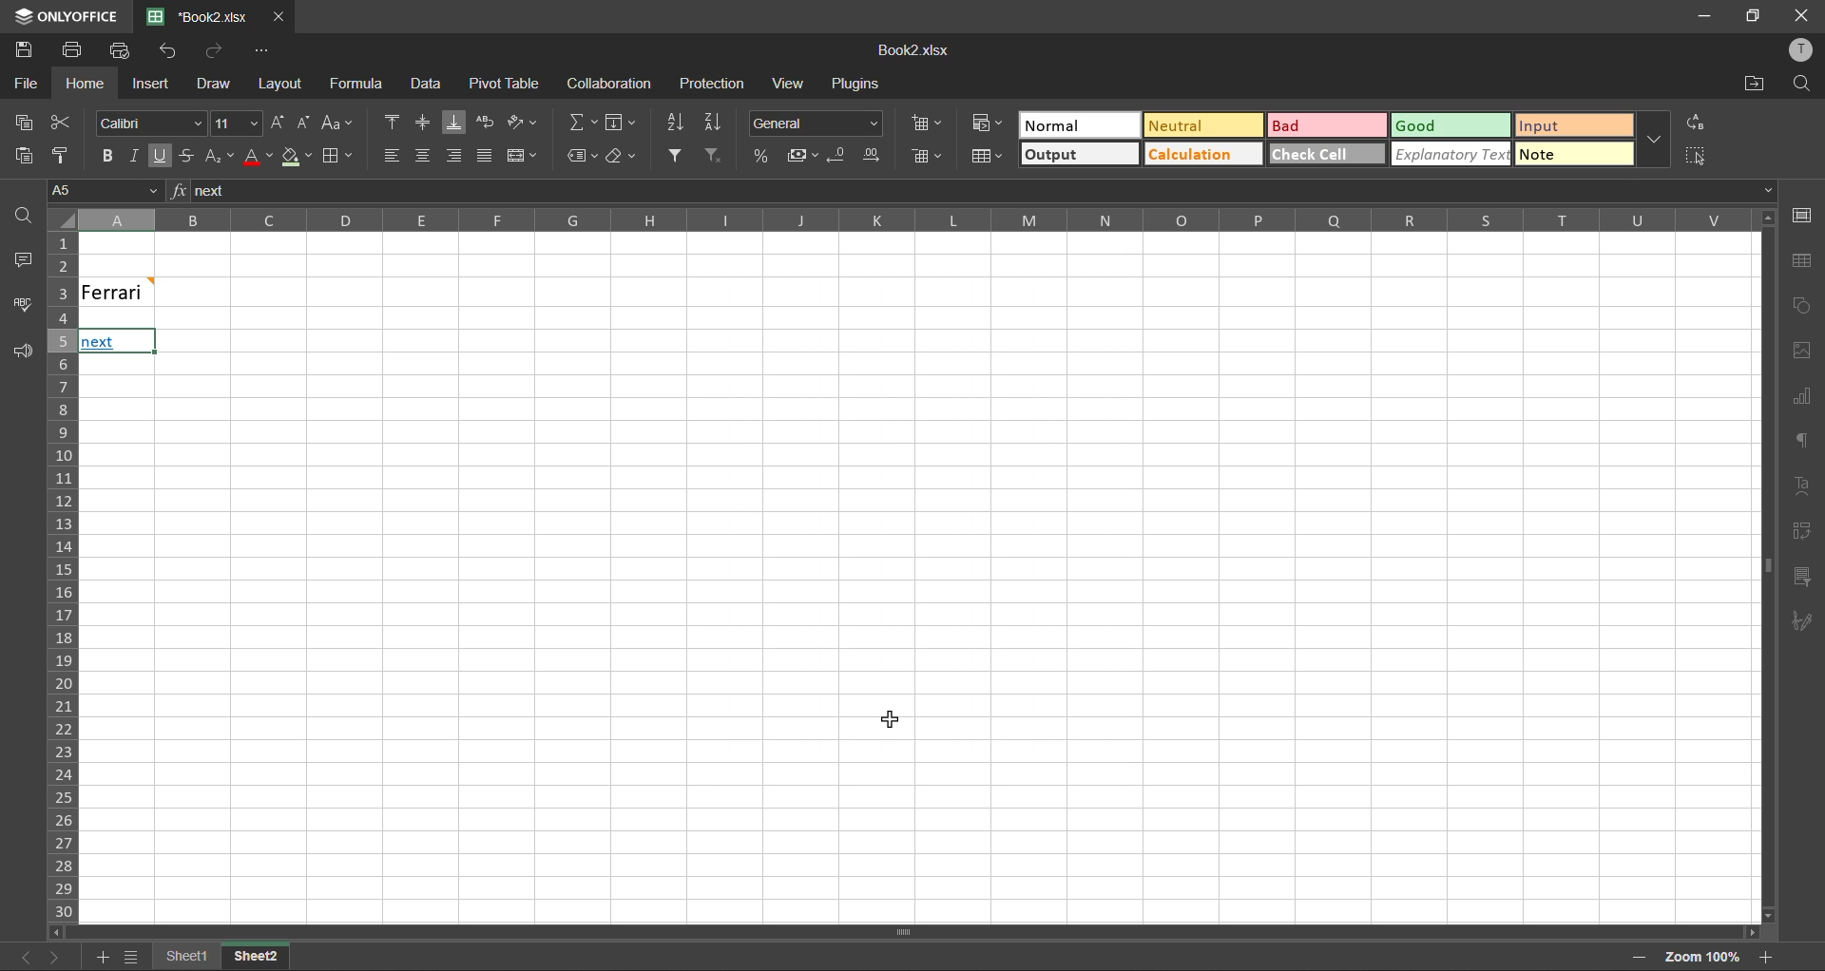 Image resolution: width=1825 pixels, height=971 pixels. Describe the element at coordinates (1801, 397) in the screenshot. I see `charts` at that location.